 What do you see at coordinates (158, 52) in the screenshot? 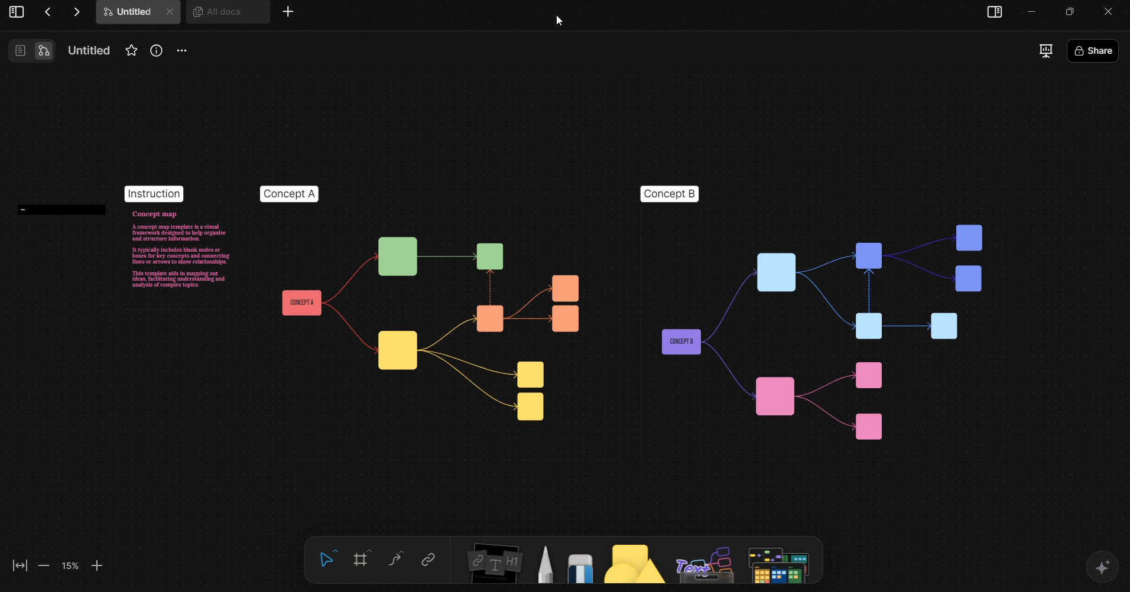
I see `Info` at bounding box center [158, 52].